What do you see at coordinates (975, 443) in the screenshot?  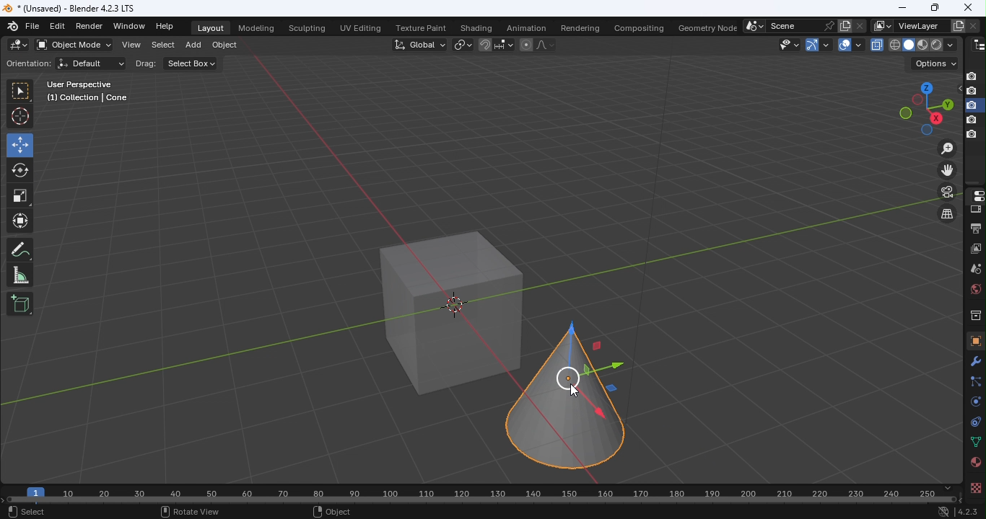 I see `Data` at bounding box center [975, 443].